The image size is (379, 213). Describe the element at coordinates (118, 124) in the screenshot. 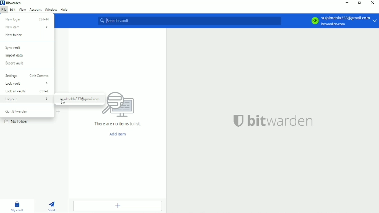

I see `There are no items to list` at that location.